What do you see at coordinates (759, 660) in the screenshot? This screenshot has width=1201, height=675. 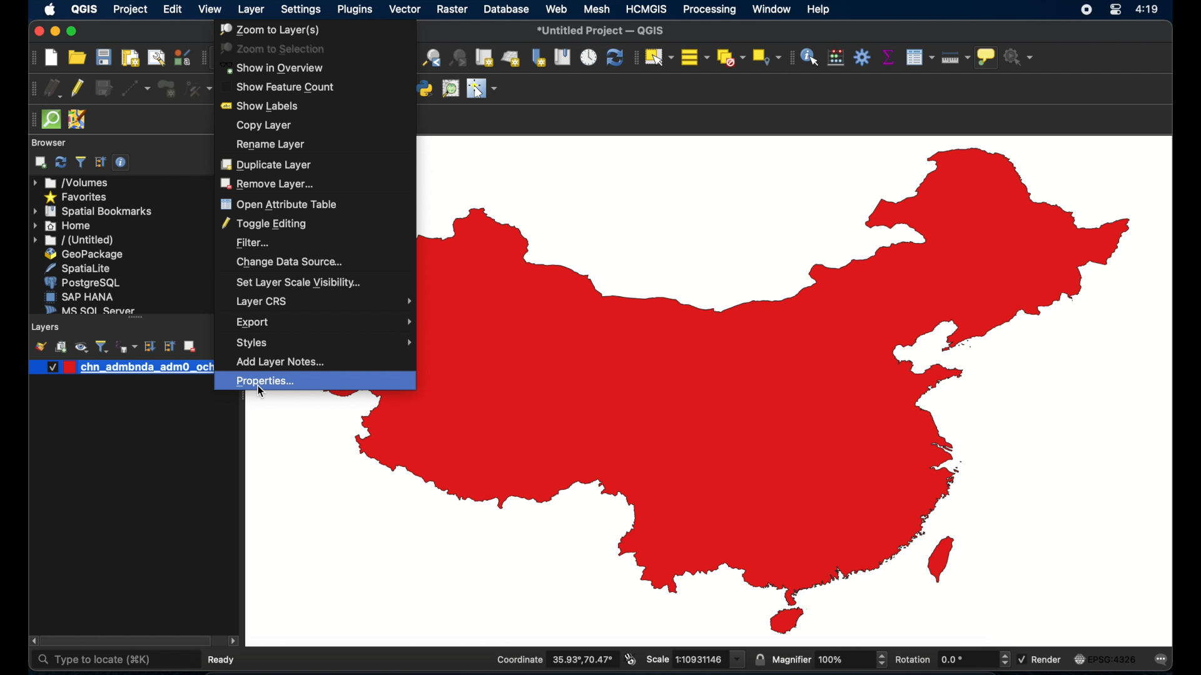 I see `lock scale` at bounding box center [759, 660].